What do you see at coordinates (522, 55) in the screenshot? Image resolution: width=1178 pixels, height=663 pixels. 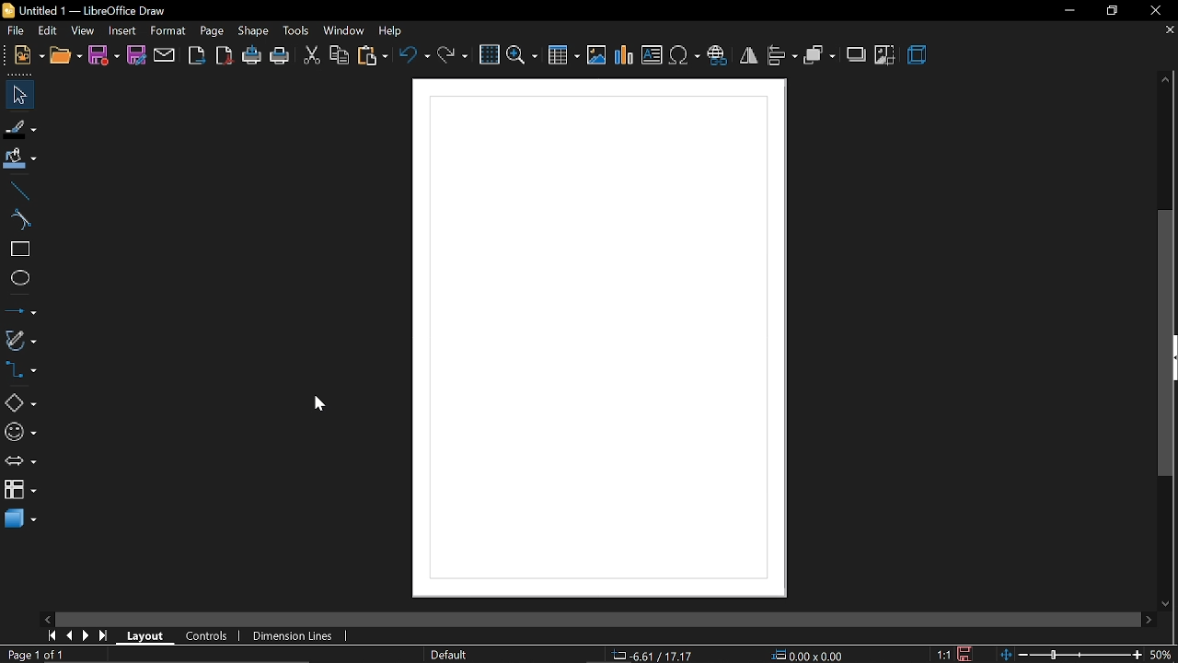 I see `zoom` at bounding box center [522, 55].